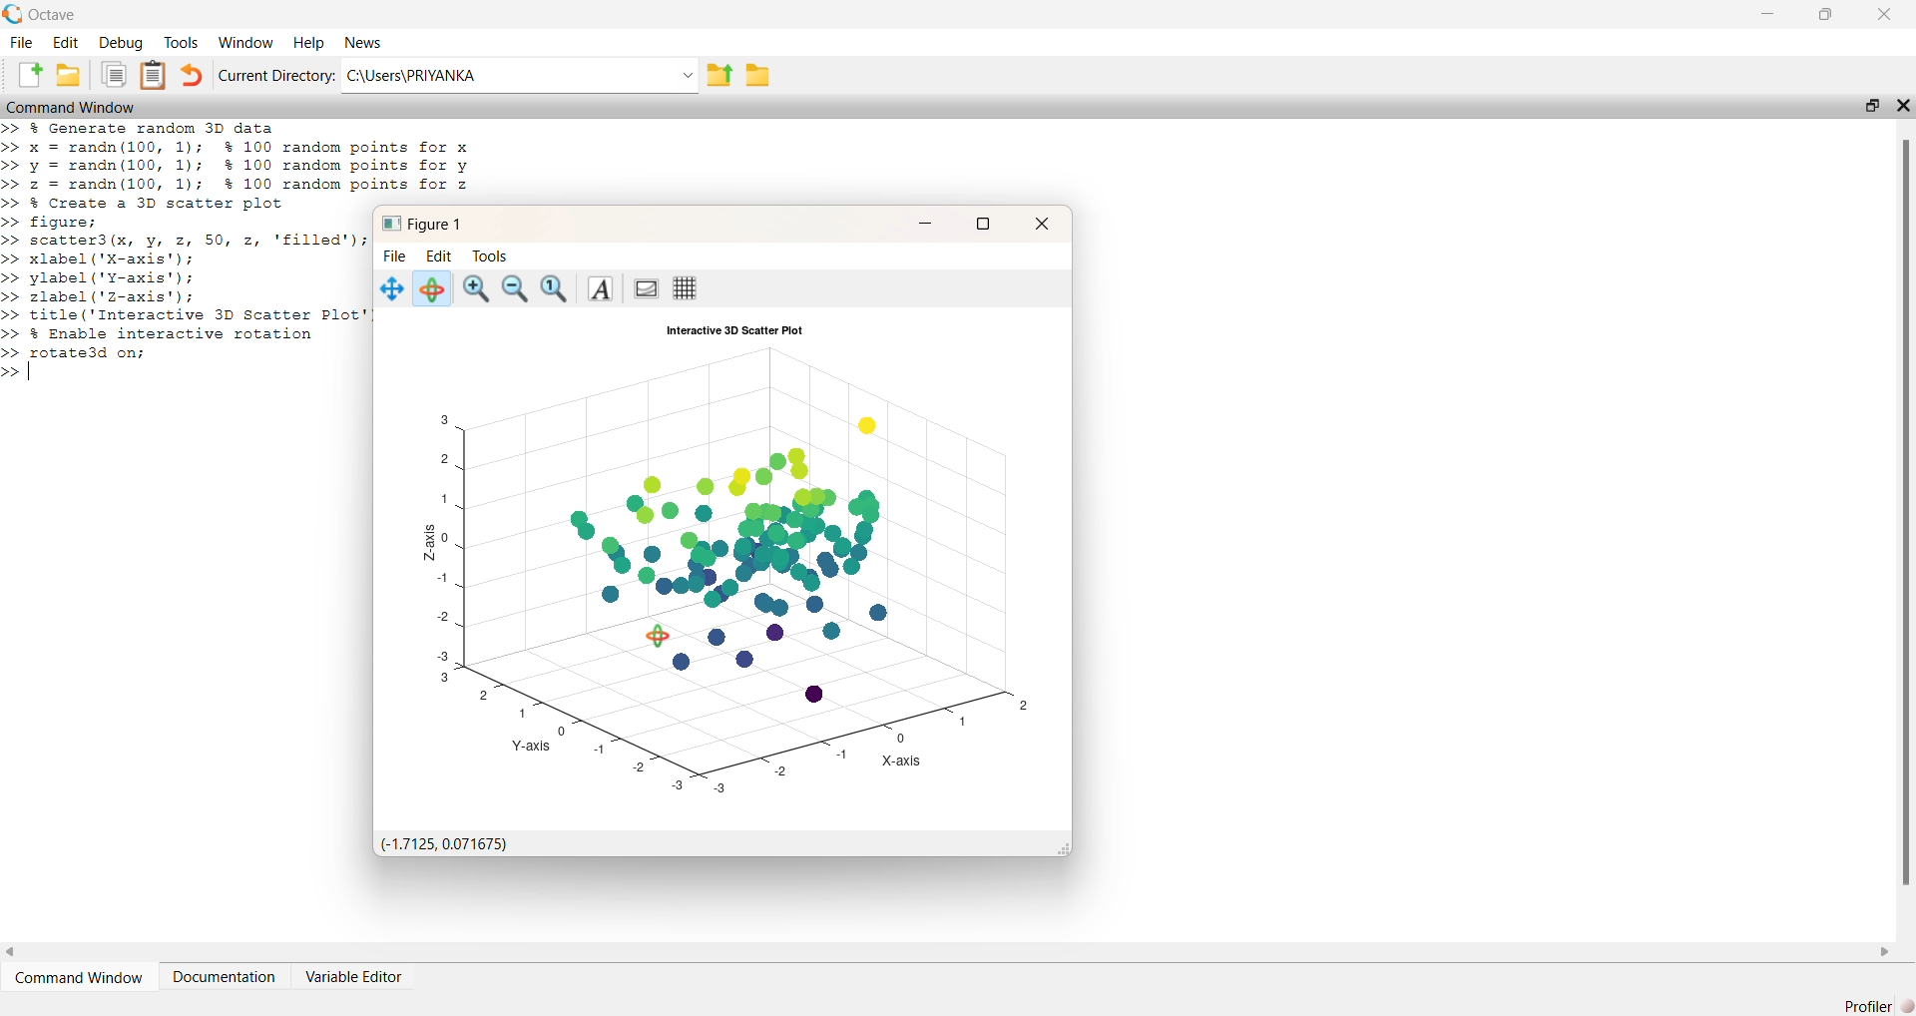 The image size is (1916, 1016). I want to click on clipboard, so click(114, 74).